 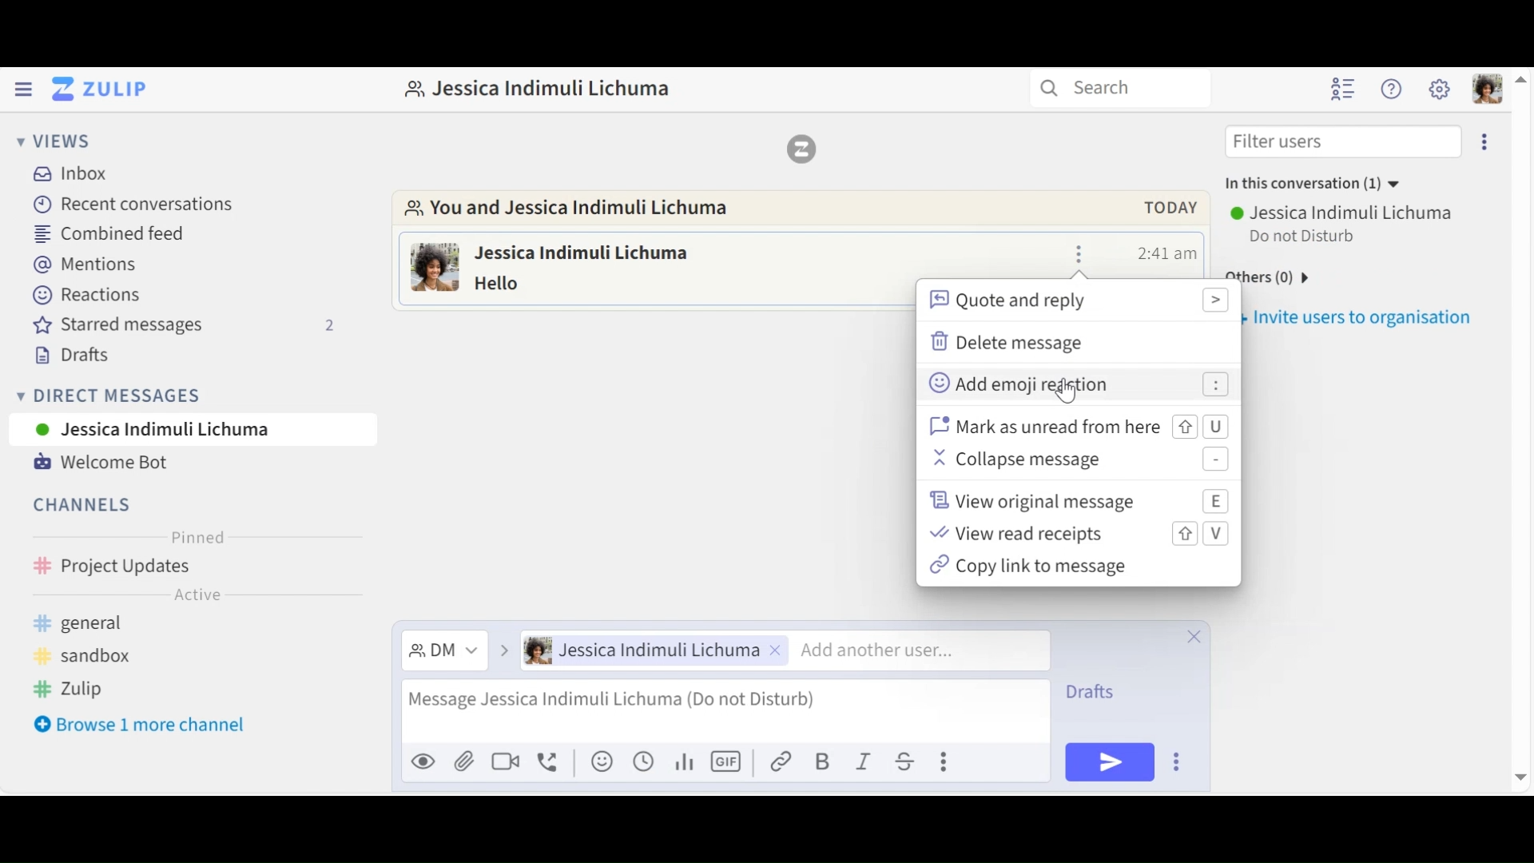 I want to click on Collapse message, so click(x=1080, y=461).